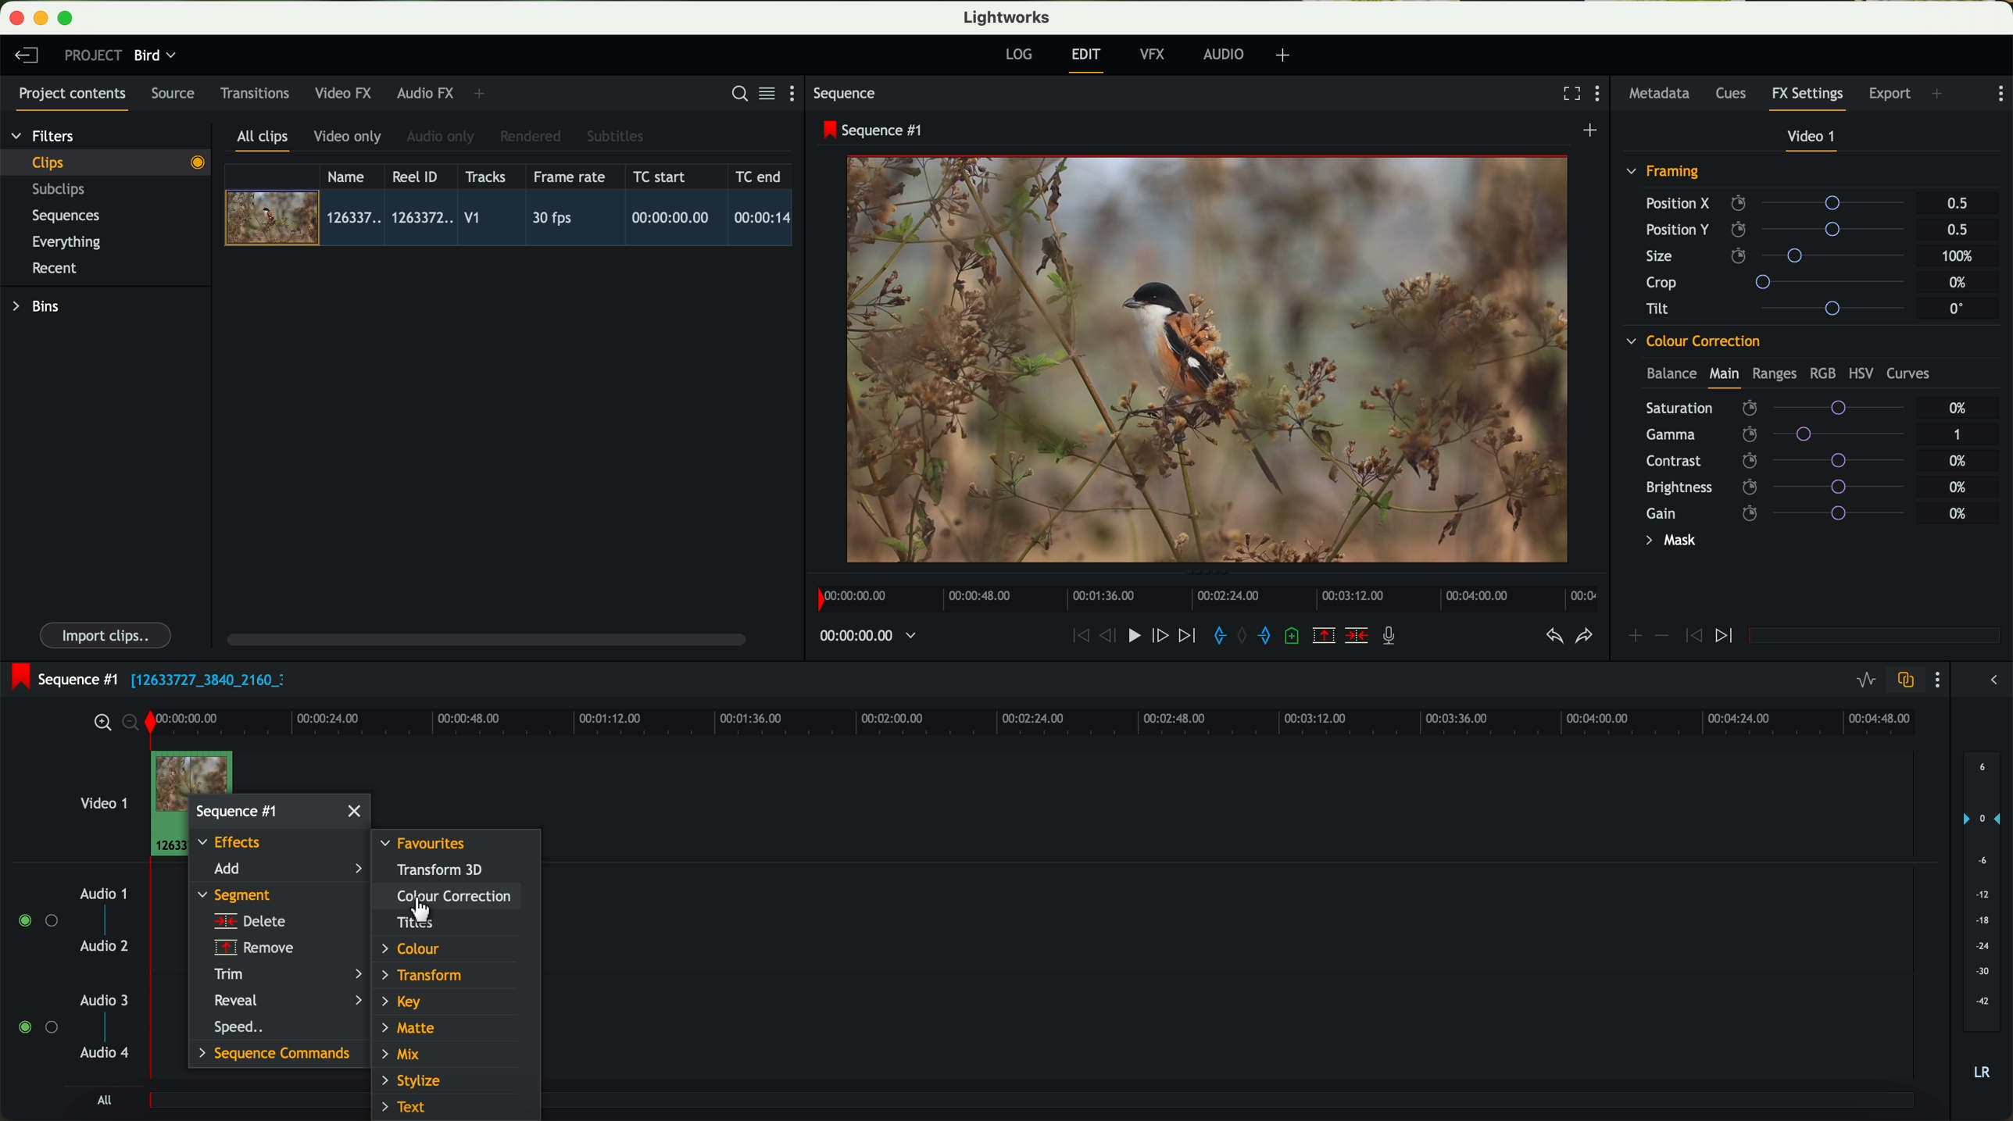  Describe the element at coordinates (860, 637) in the screenshot. I see `timeline` at that location.